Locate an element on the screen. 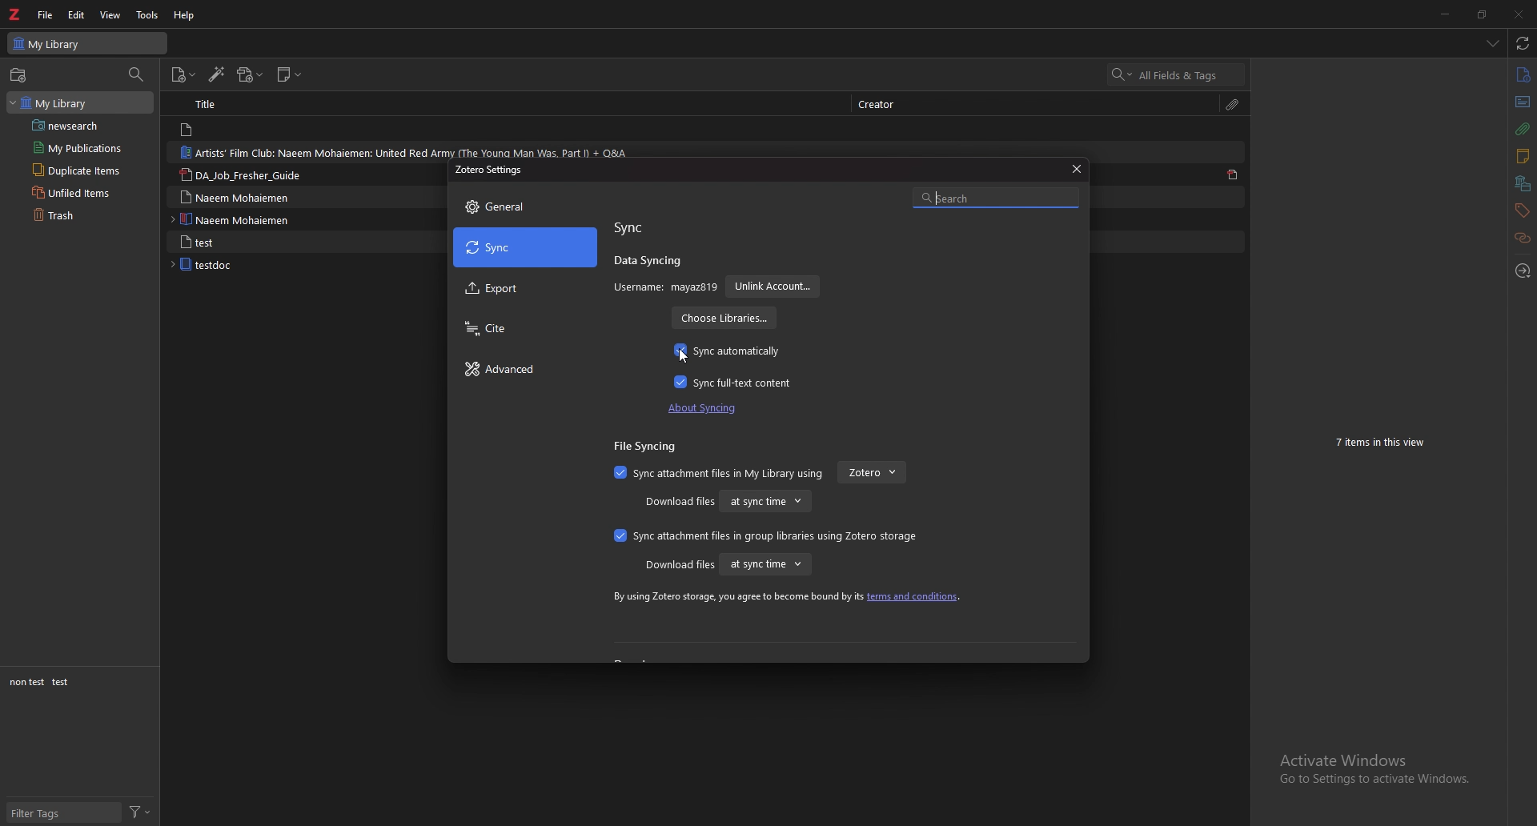 This screenshot has width=1537, height=826. note is located at coordinates (231, 130).